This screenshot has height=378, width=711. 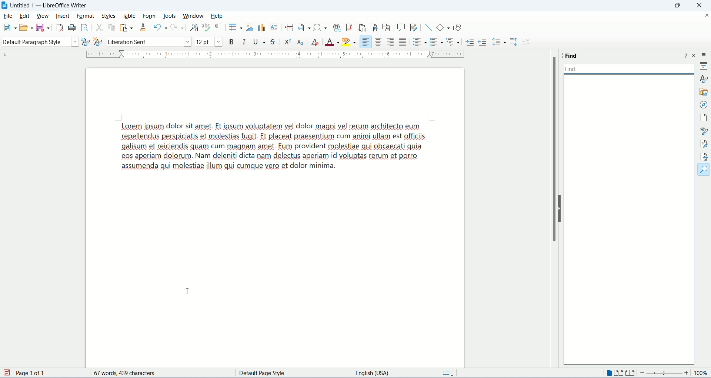 What do you see at coordinates (193, 15) in the screenshot?
I see `window` at bounding box center [193, 15].